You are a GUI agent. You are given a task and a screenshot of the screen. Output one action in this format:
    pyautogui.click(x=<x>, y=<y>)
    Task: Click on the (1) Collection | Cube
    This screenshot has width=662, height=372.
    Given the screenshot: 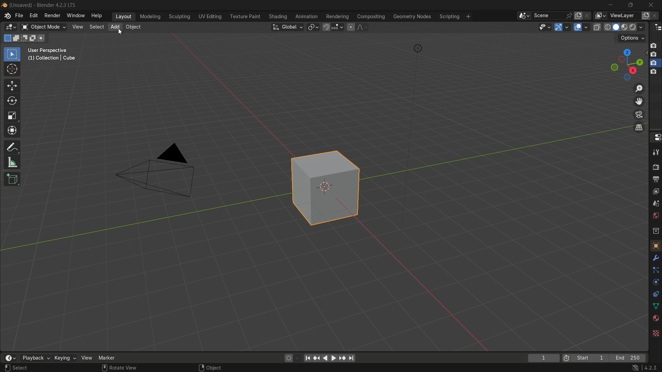 What is the action you would take?
    pyautogui.click(x=51, y=59)
    